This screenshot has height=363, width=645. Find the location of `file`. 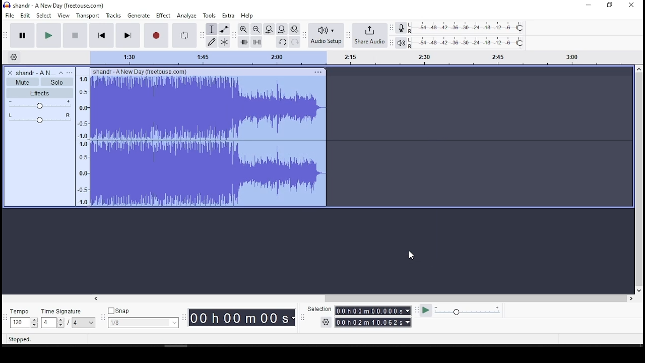

file is located at coordinates (9, 15).